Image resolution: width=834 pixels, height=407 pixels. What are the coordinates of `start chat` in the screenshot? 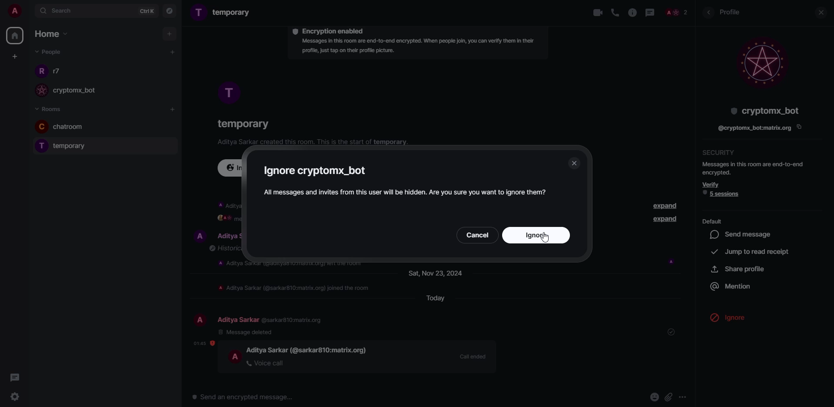 It's located at (172, 52).